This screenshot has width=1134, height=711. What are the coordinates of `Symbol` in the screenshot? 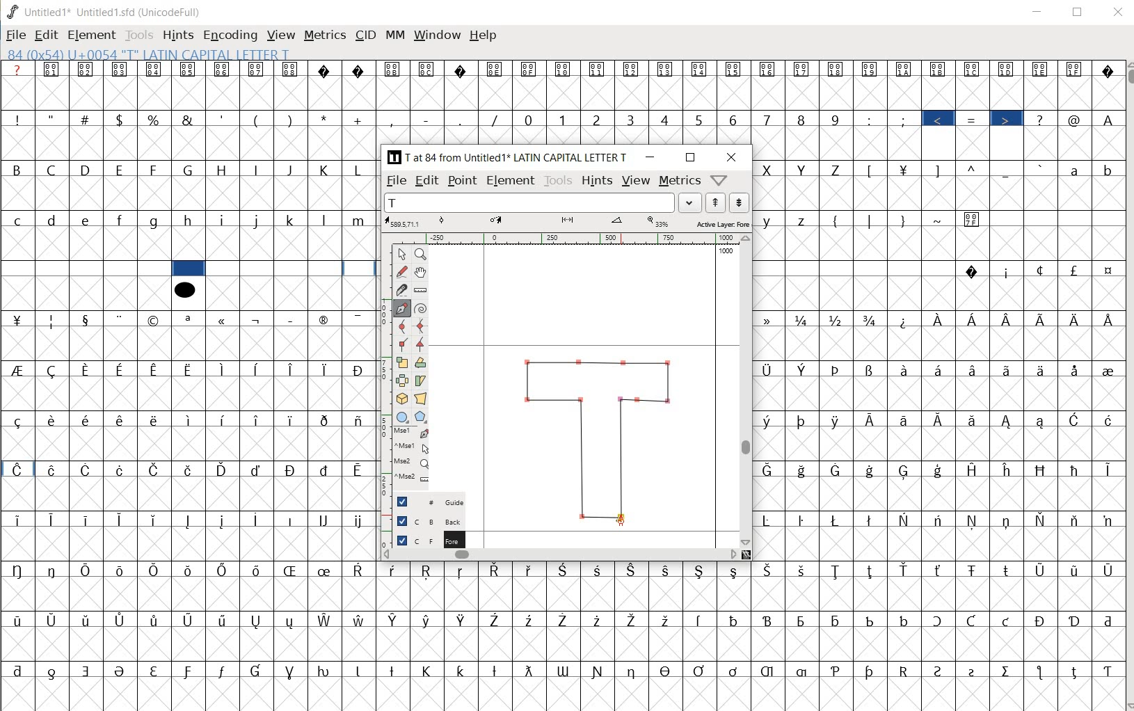 It's located at (940, 670).